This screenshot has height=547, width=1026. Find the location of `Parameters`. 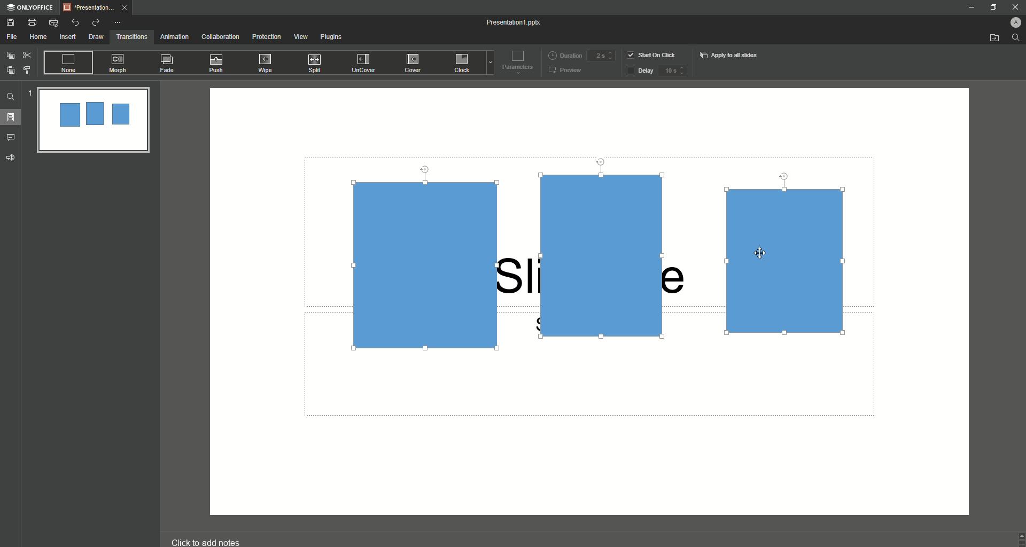

Parameters is located at coordinates (515, 61).